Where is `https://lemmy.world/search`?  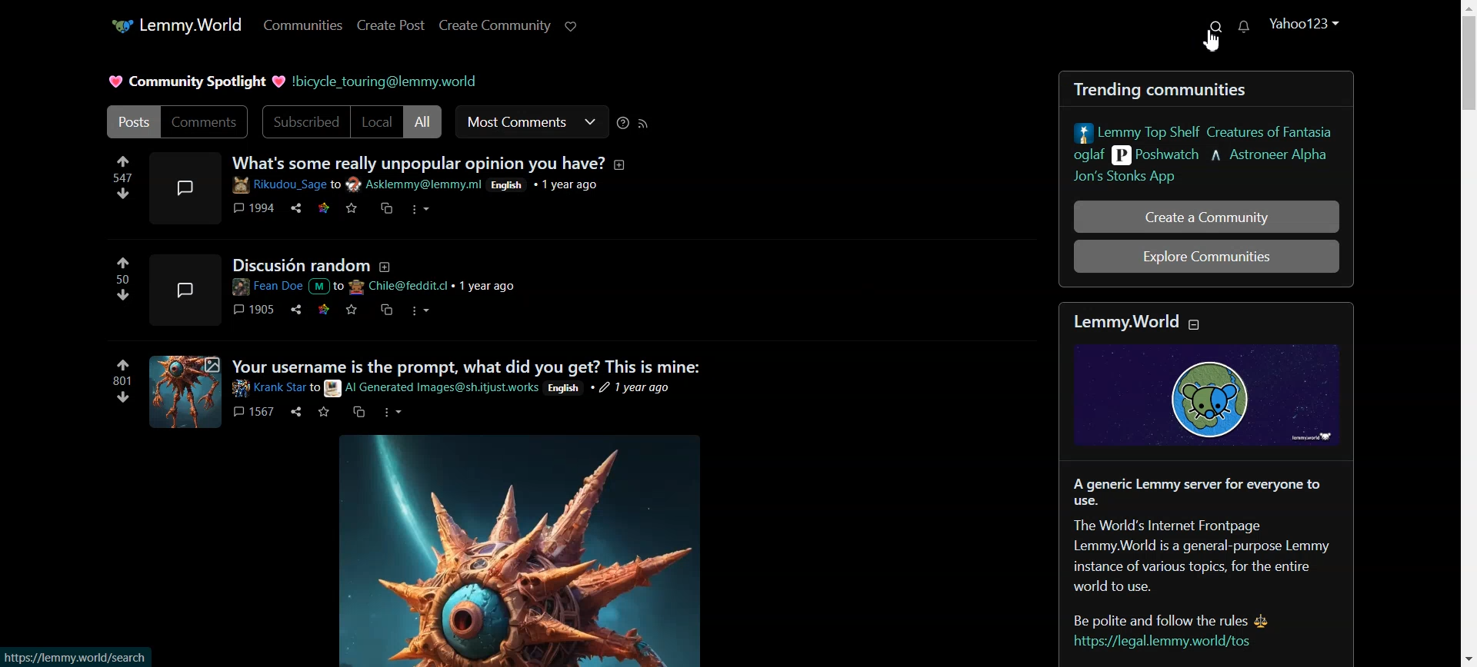 https://lemmy.world/search is located at coordinates (74, 658).